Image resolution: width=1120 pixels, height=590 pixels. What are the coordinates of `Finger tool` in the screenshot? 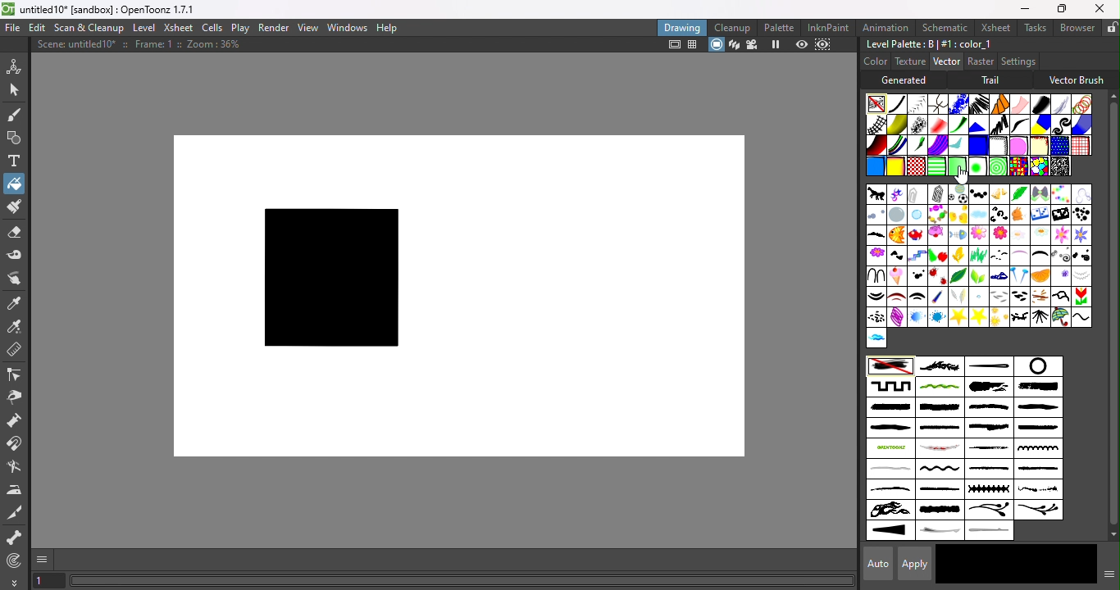 It's located at (18, 279).